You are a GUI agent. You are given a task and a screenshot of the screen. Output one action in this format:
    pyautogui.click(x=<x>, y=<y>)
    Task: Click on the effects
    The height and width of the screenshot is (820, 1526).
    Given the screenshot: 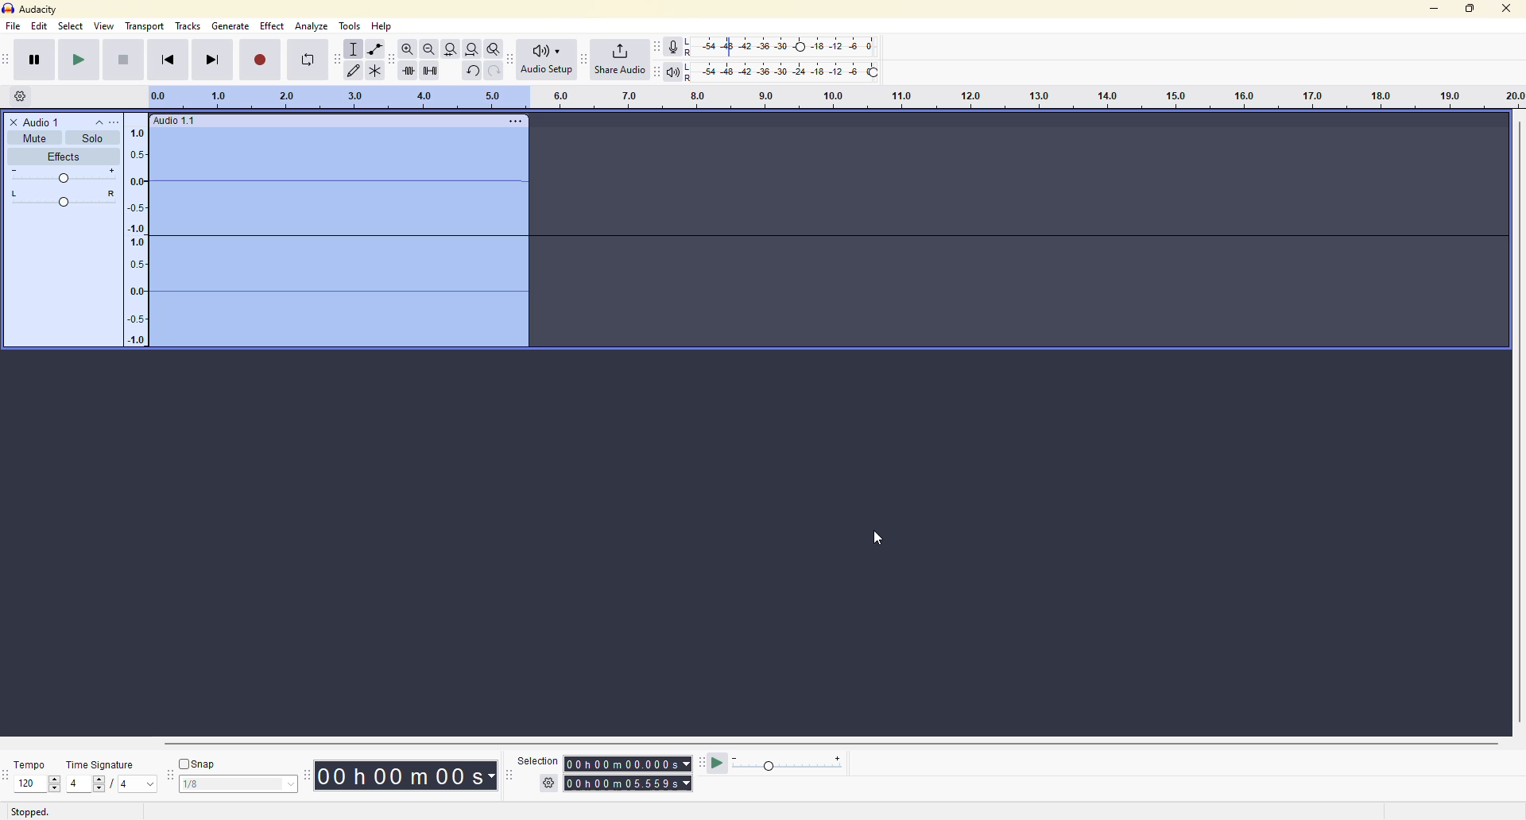 What is the action you would take?
    pyautogui.click(x=62, y=157)
    